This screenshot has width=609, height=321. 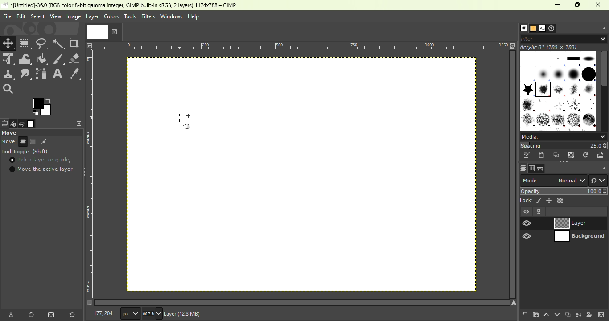 What do you see at coordinates (148, 16) in the screenshot?
I see `Filters` at bounding box center [148, 16].